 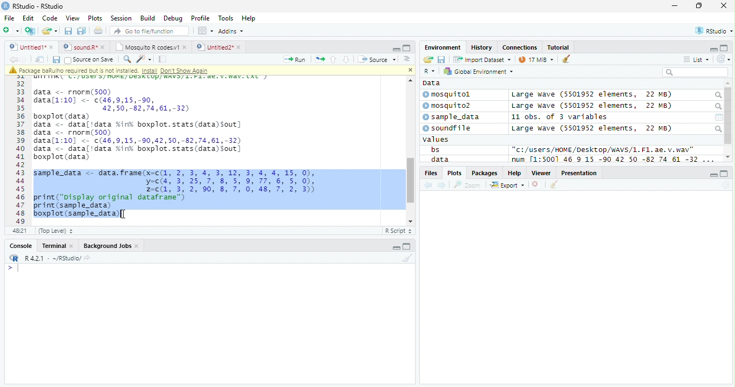 What do you see at coordinates (724, 5) in the screenshot?
I see `closse` at bounding box center [724, 5].